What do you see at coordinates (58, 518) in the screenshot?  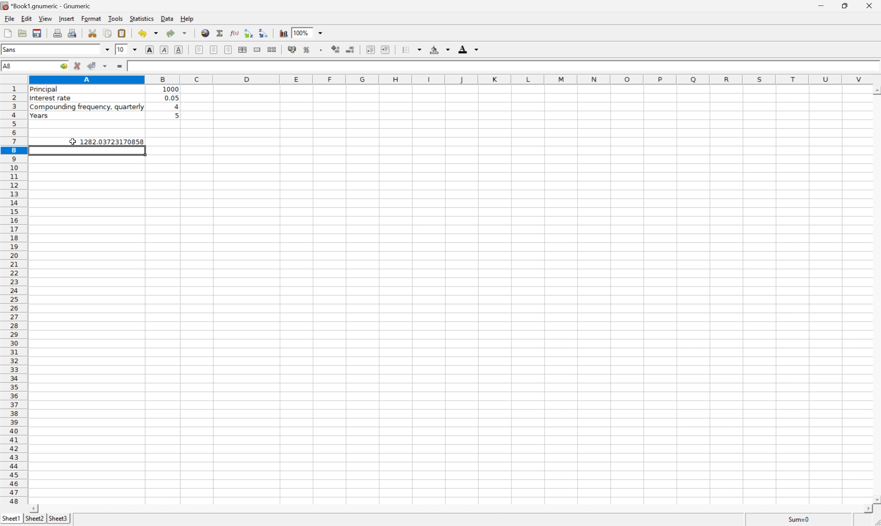 I see `sheet3` at bounding box center [58, 518].